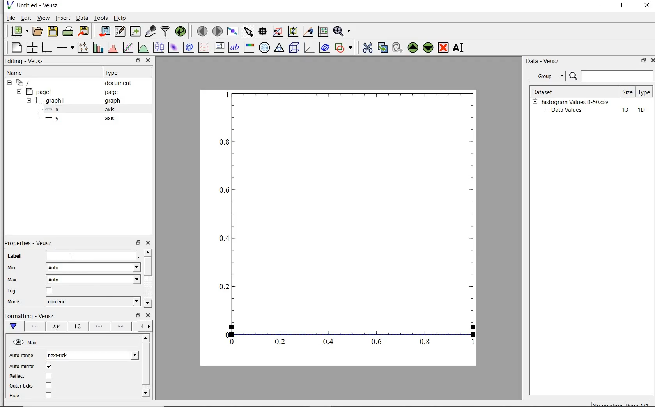 This screenshot has height=407, width=655. Describe the element at coordinates (65, 47) in the screenshot. I see `add axis on the plot` at that location.